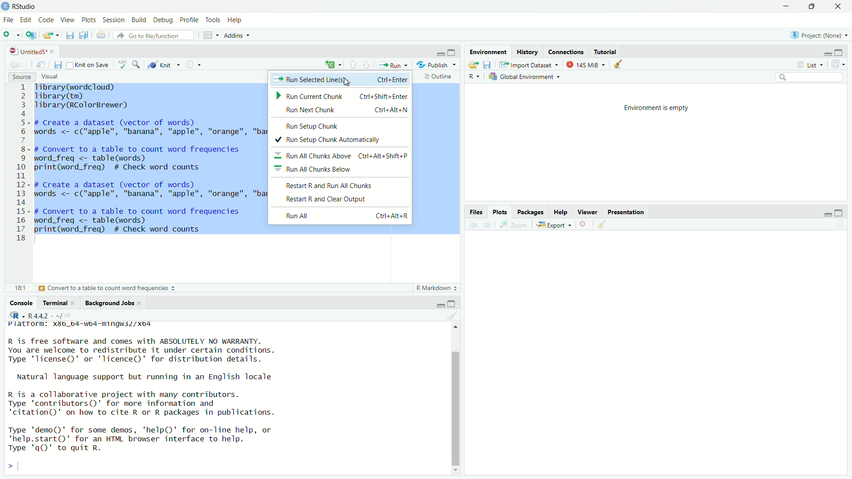  Describe the element at coordinates (530, 211) in the screenshot. I see `Packages` at that location.